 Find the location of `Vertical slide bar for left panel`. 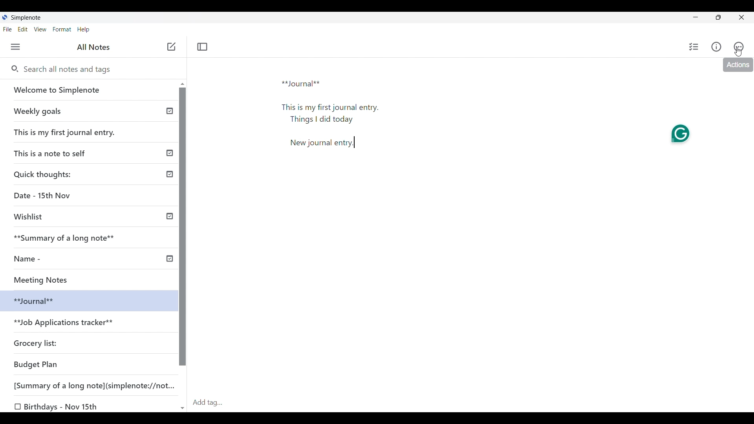

Vertical slide bar for left panel is located at coordinates (183, 227).